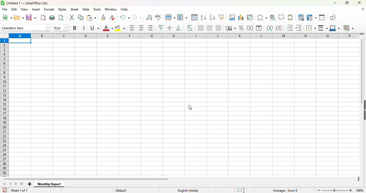 The image size is (366, 193). Describe the element at coordinates (351, 190) in the screenshot. I see `zoom in` at that location.